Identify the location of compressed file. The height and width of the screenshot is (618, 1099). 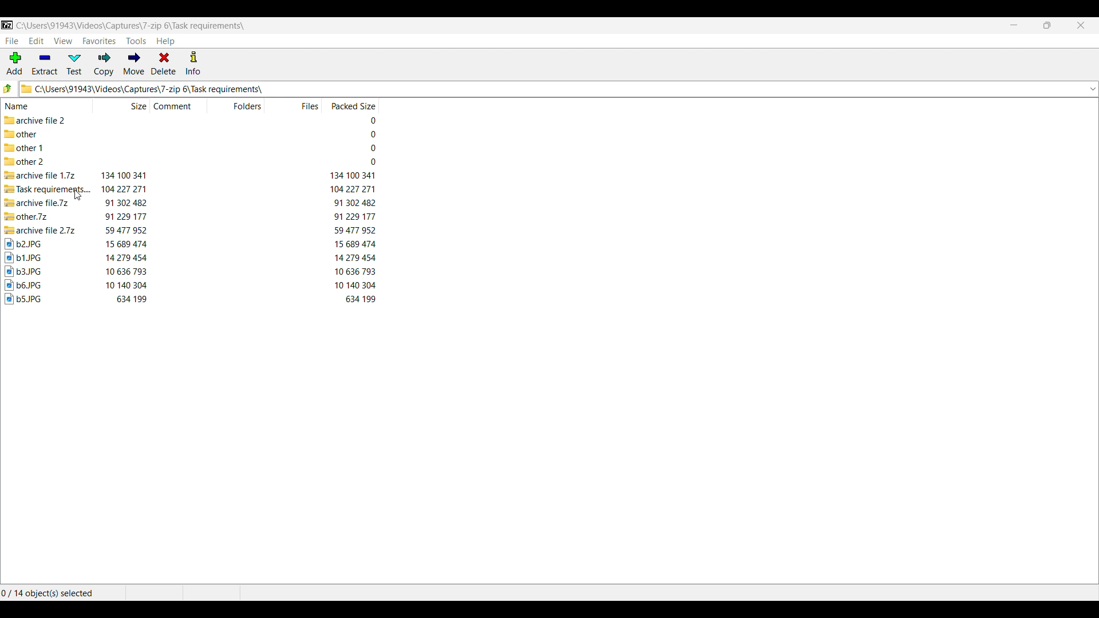
(46, 189).